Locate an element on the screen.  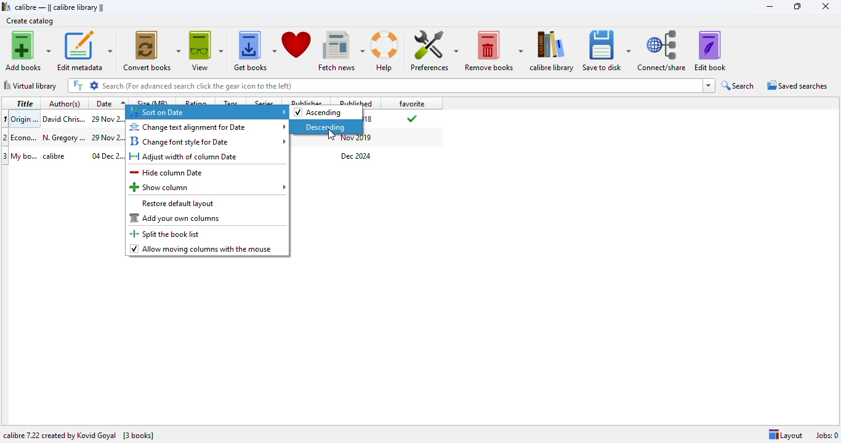
series is located at coordinates (265, 102).